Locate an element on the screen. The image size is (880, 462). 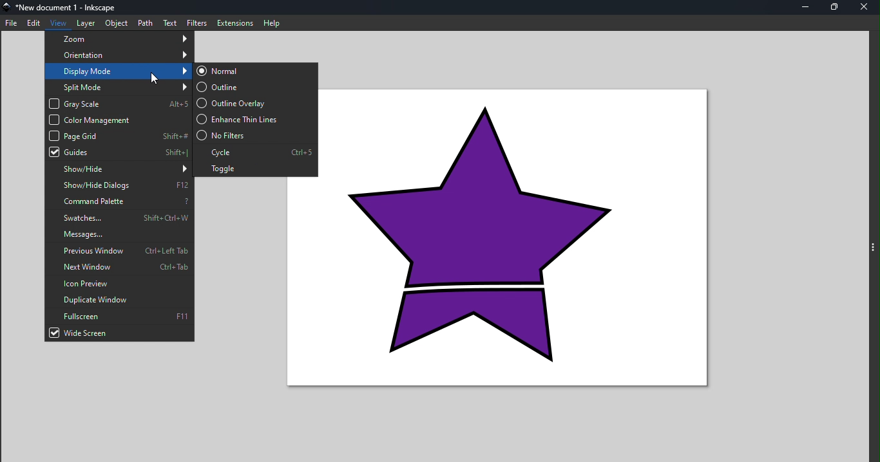
Normal is located at coordinates (254, 71).